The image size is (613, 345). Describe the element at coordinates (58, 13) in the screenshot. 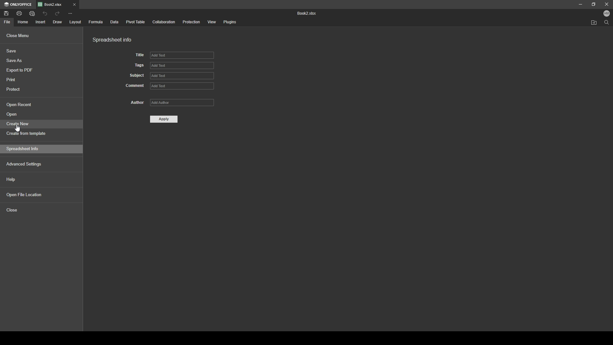

I see `redo` at that location.